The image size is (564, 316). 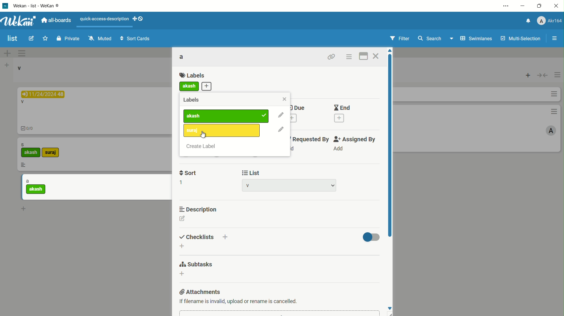 I want to click on more, so click(x=25, y=165).